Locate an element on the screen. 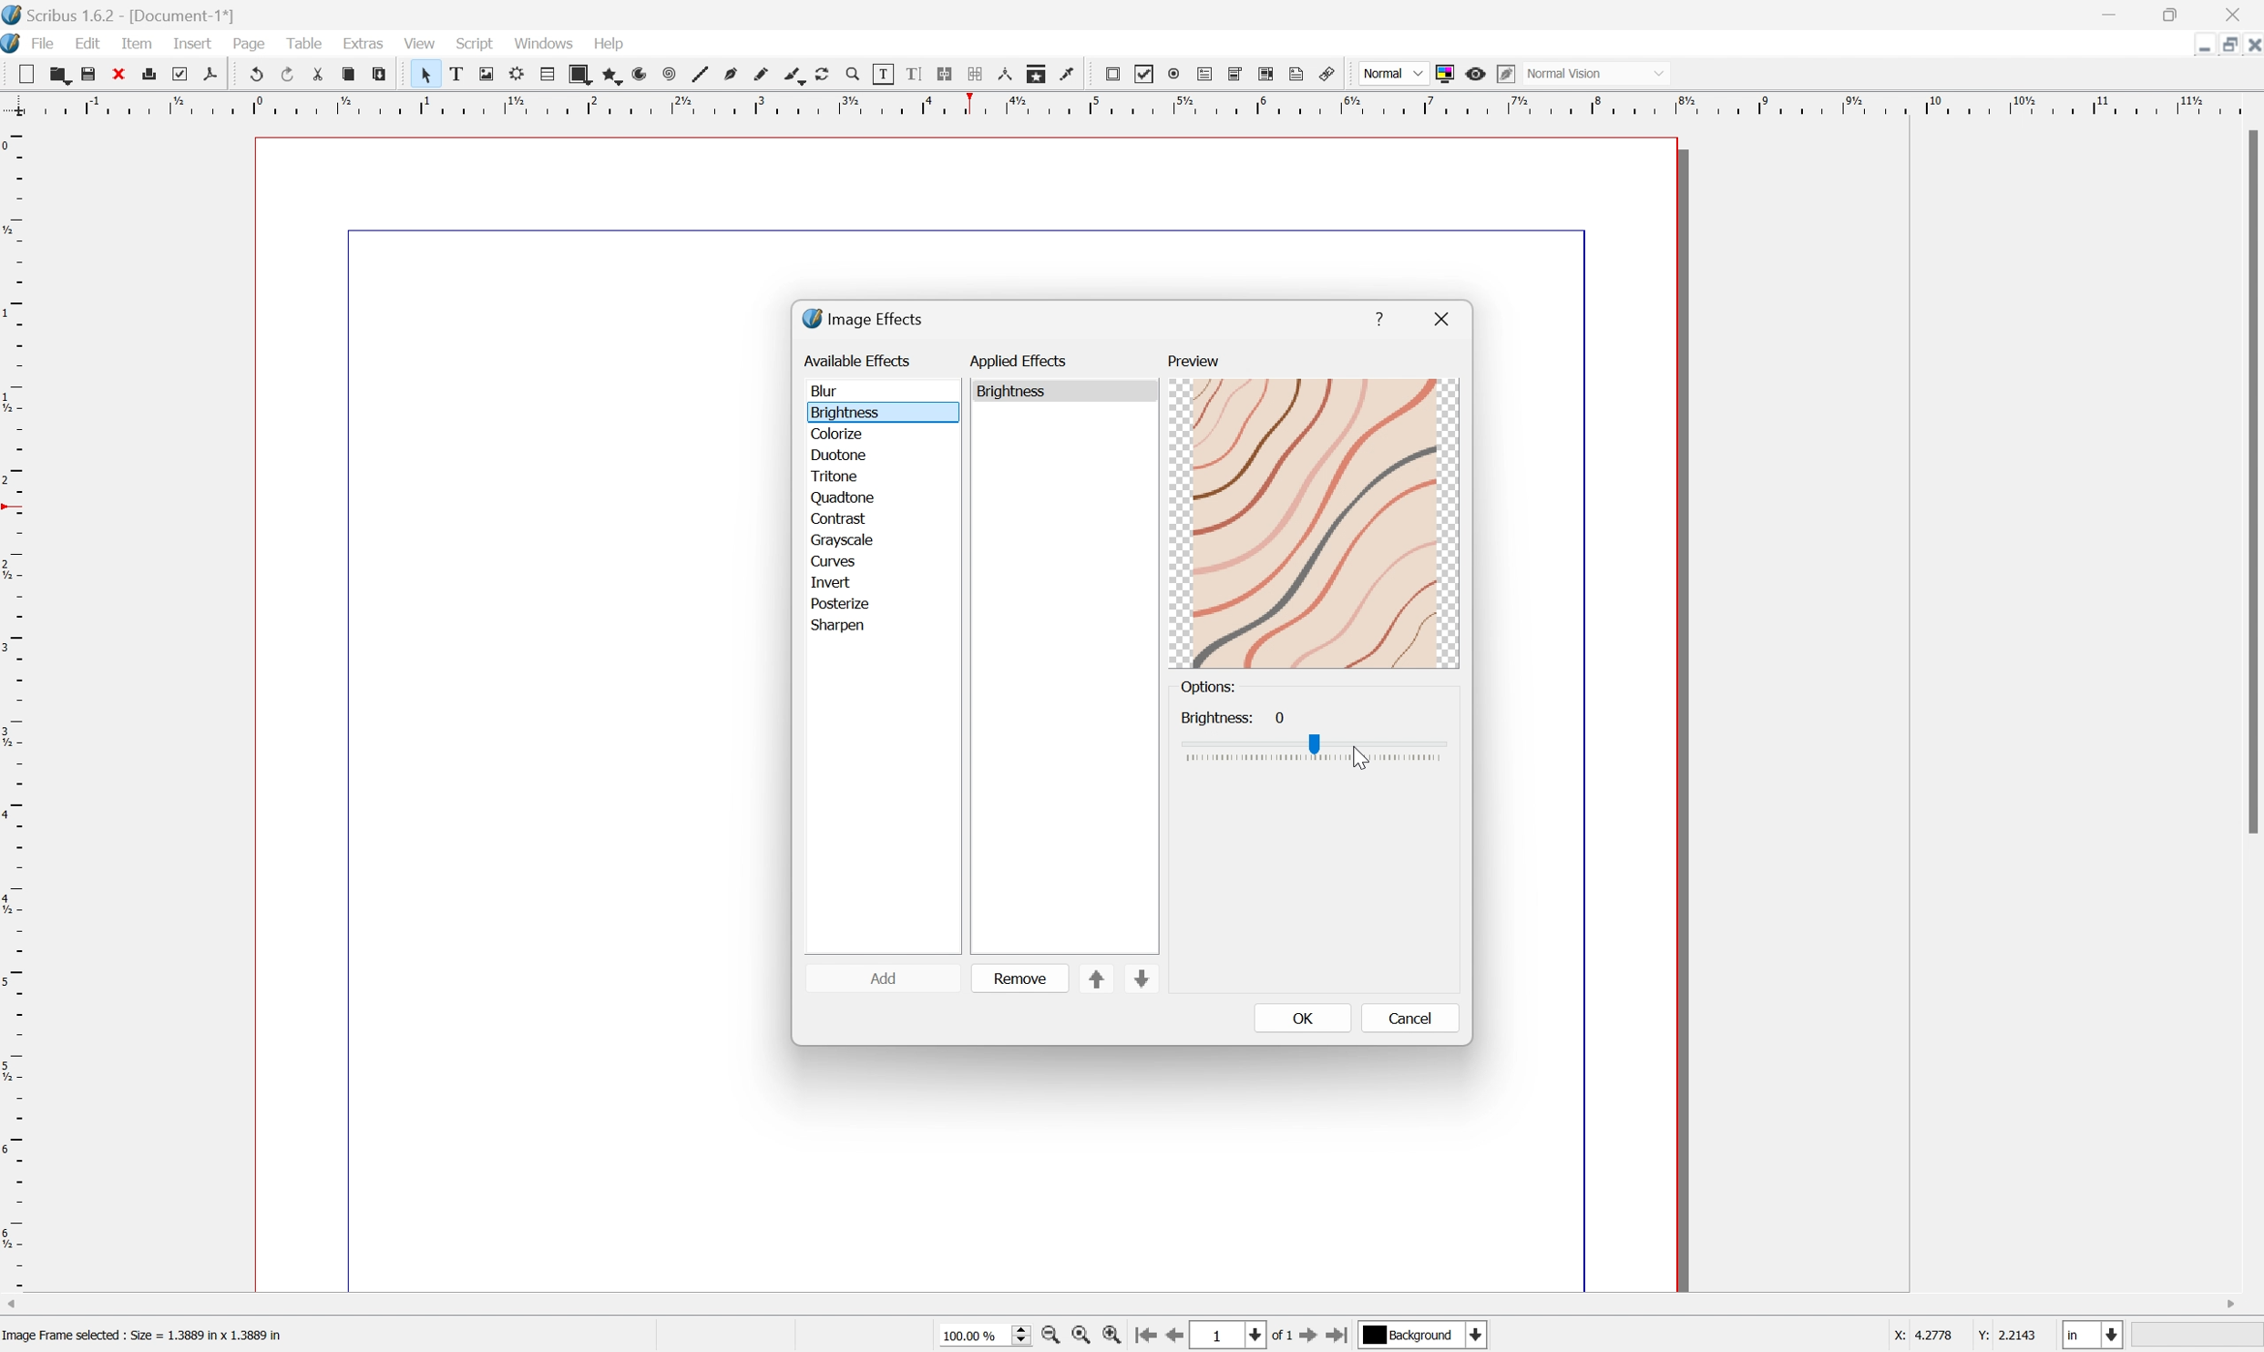  normal vision is located at coordinates (1602, 76).